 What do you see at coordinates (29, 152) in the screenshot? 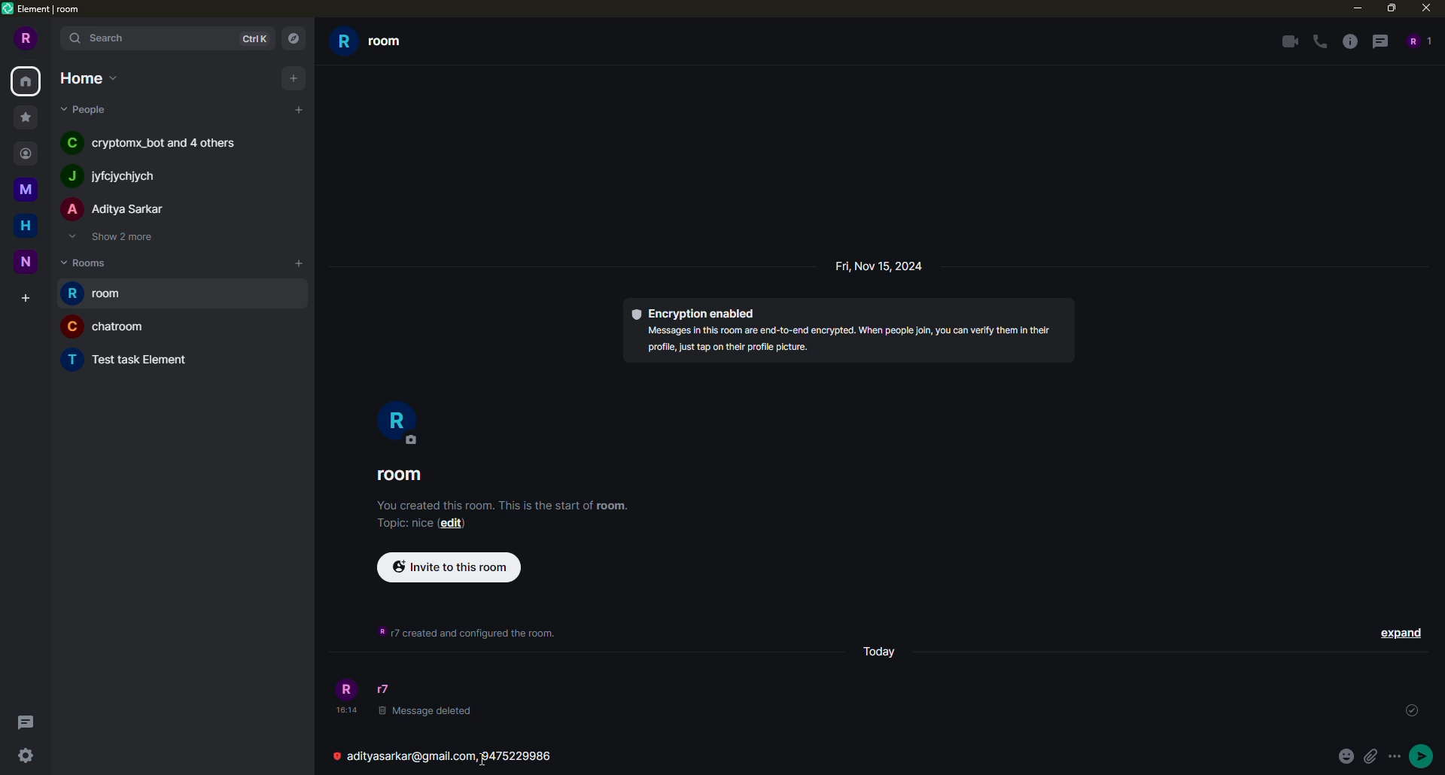
I see `contact` at bounding box center [29, 152].